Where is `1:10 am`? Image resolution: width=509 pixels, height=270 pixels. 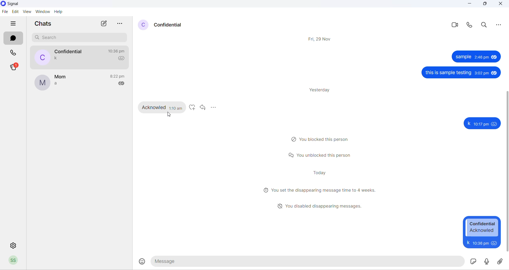
1:10 am is located at coordinates (176, 108).